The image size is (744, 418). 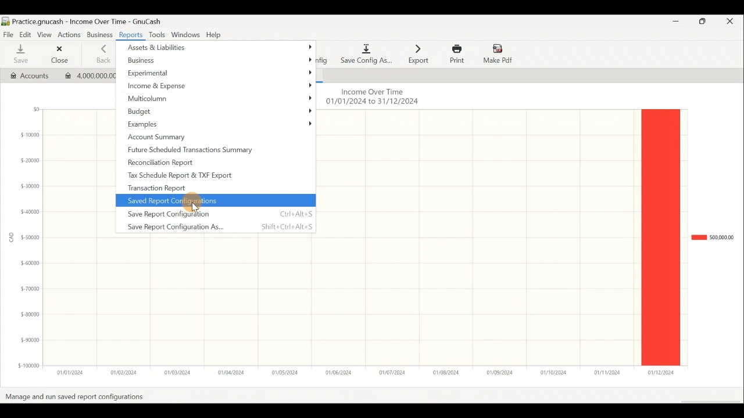 What do you see at coordinates (217, 73) in the screenshot?
I see `Experimental` at bounding box center [217, 73].